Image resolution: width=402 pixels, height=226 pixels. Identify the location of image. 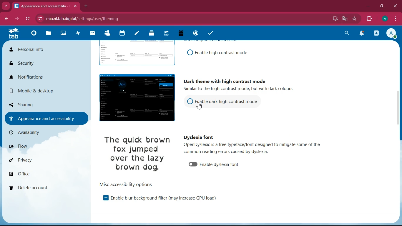
(135, 54).